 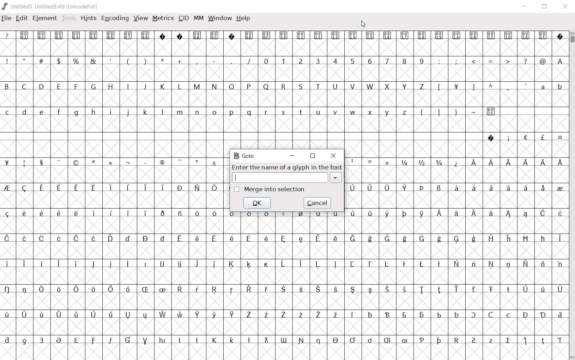 What do you see at coordinates (527, 36) in the screenshot?
I see `Symbol` at bounding box center [527, 36].